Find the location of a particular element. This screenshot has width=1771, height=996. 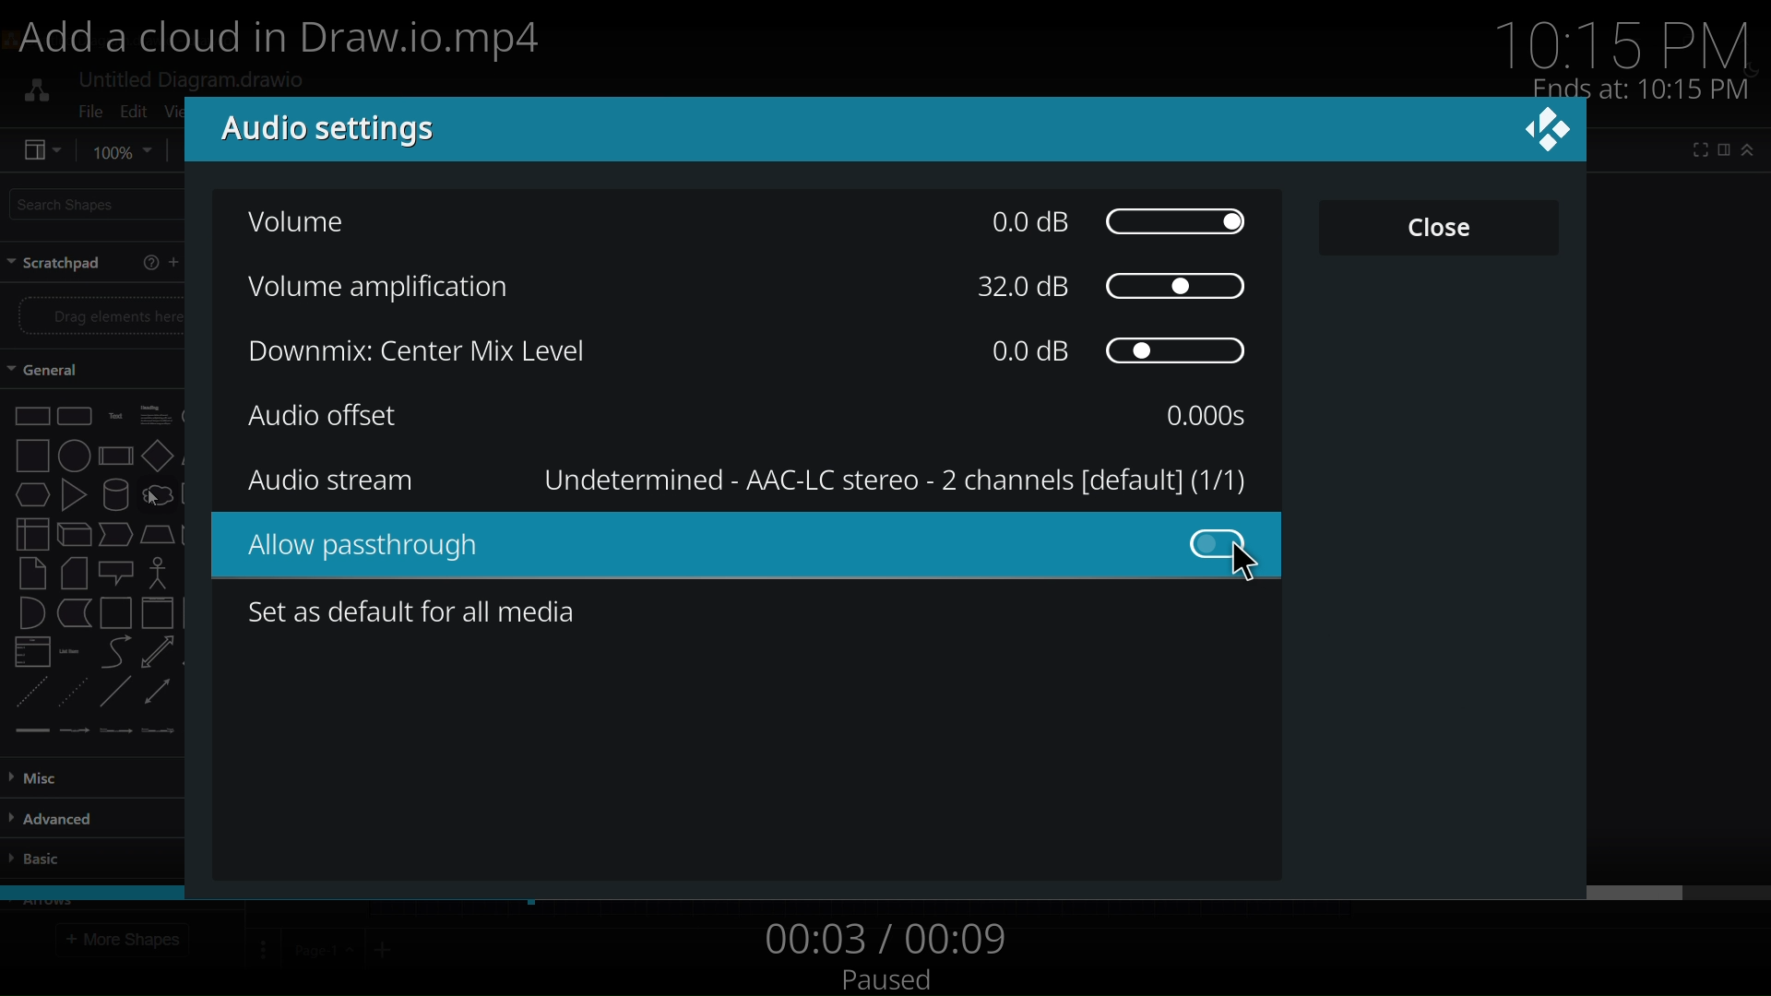

audio offset is located at coordinates (321, 418).